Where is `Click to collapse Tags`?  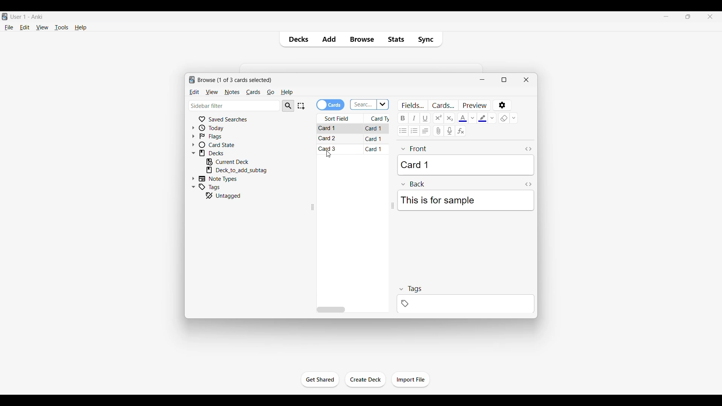
Click to collapse Tags is located at coordinates (193, 187).